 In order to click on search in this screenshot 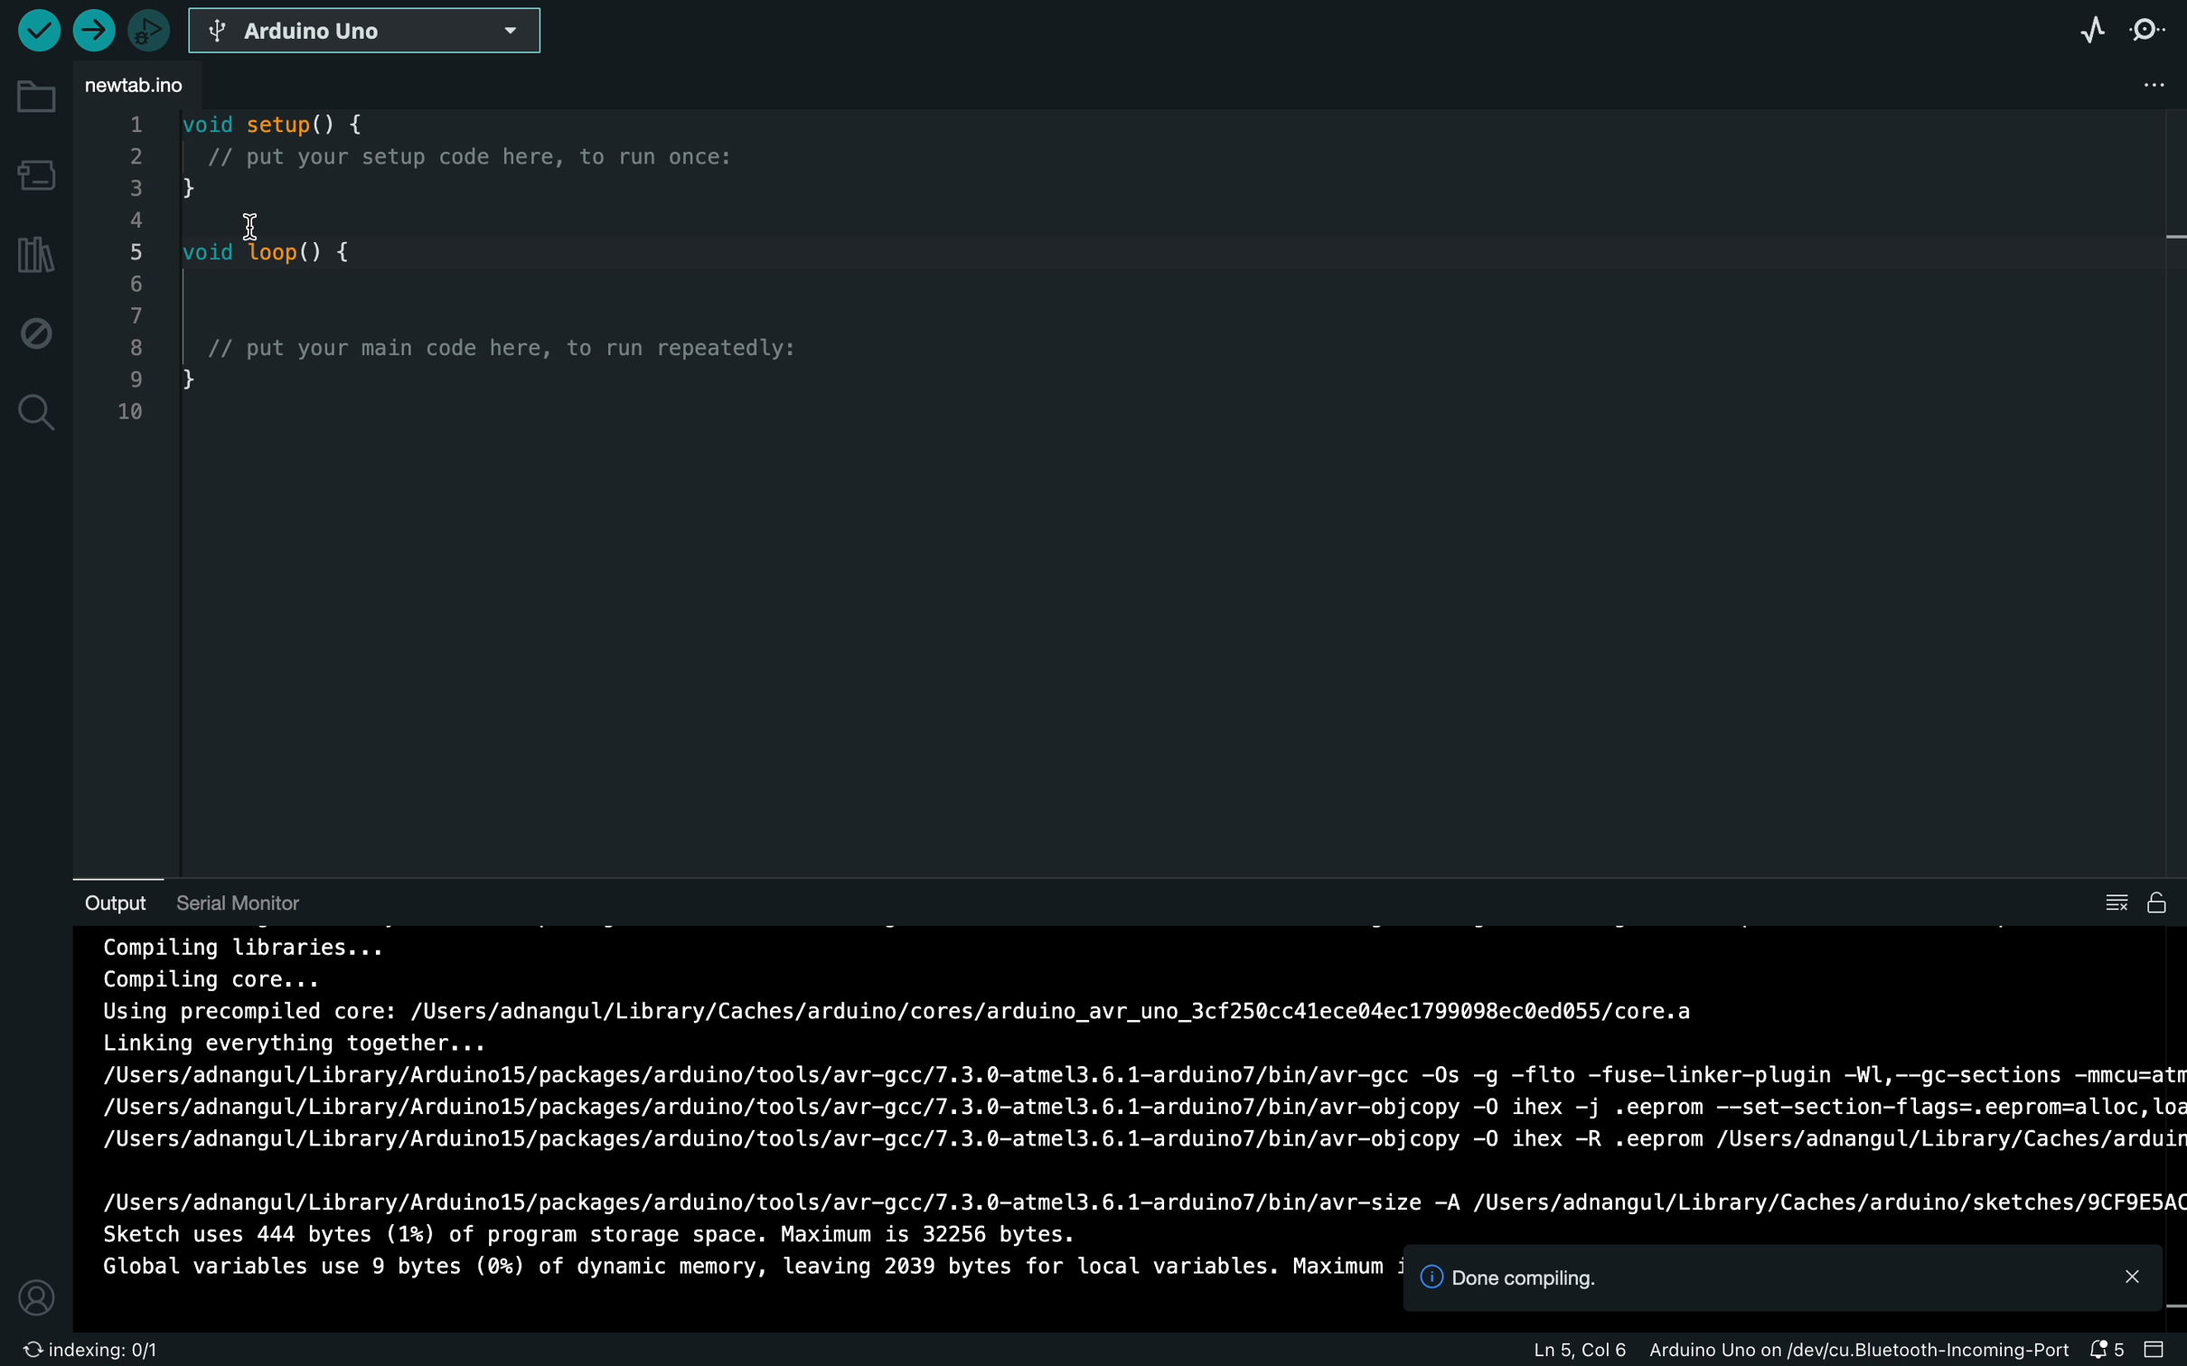, I will do `click(31, 416)`.